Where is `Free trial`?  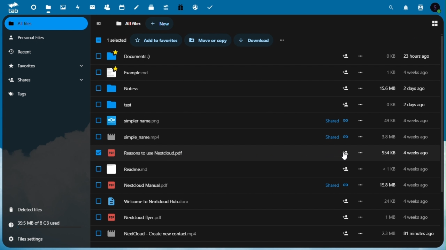 Free trial is located at coordinates (180, 8).